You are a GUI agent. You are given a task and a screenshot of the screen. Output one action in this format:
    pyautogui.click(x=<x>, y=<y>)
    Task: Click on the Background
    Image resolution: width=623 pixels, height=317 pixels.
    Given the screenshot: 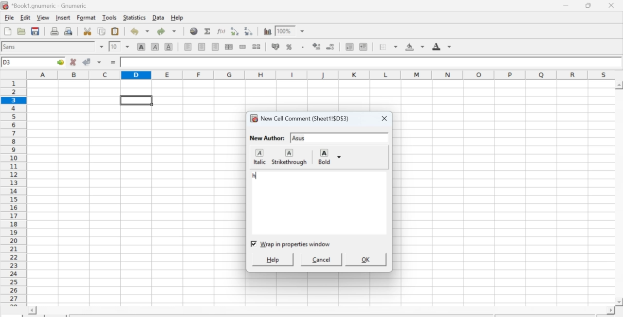 What is the action you would take?
    pyautogui.click(x=415, y=46)
    